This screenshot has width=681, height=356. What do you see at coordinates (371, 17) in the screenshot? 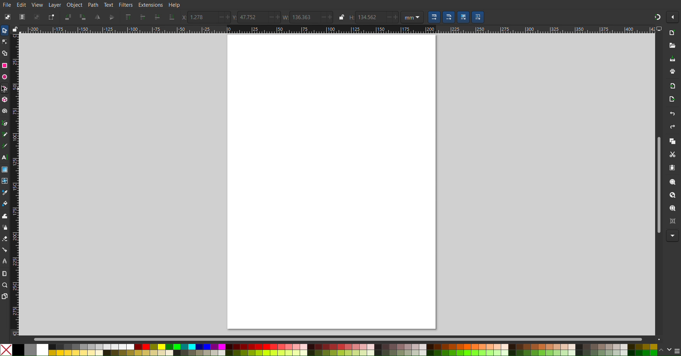
I see `134` at bounding box center [371, 17].